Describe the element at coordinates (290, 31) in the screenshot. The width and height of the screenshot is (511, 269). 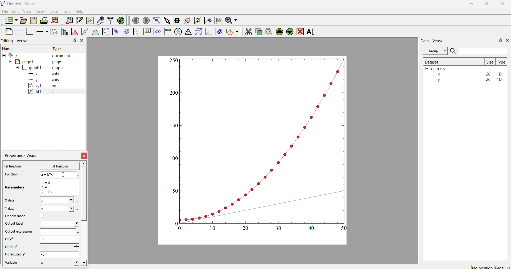
I see `Down` at that location.